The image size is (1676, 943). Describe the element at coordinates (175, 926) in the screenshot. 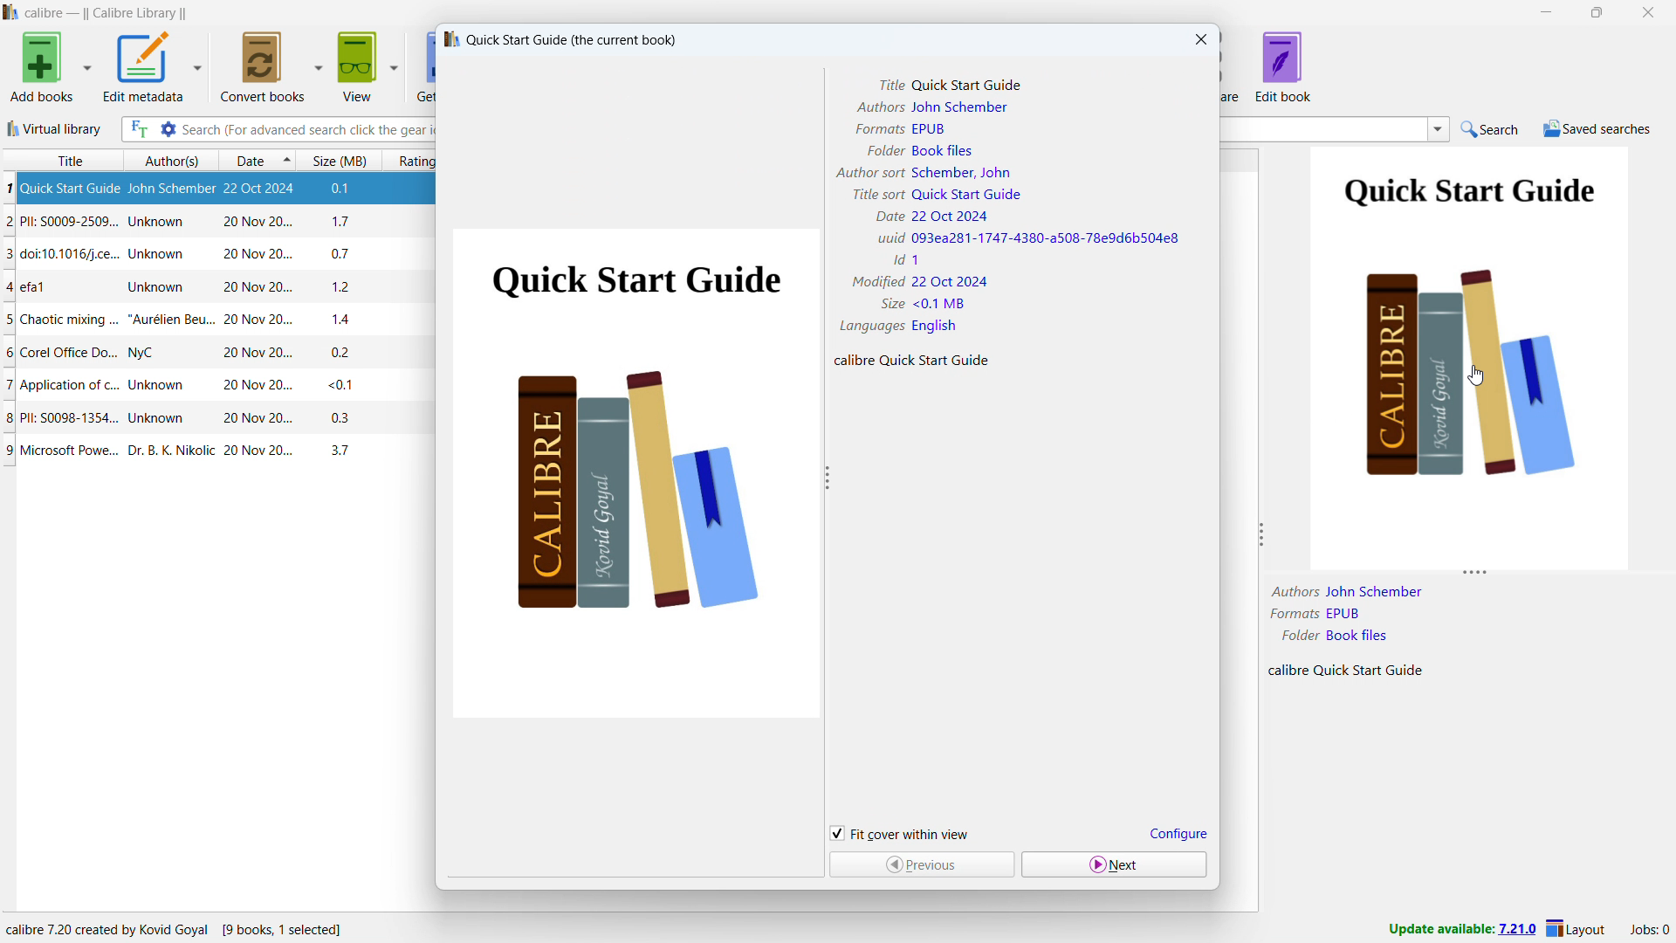

I see `alibre 7.20 created by Kovid Goyal` at that location.